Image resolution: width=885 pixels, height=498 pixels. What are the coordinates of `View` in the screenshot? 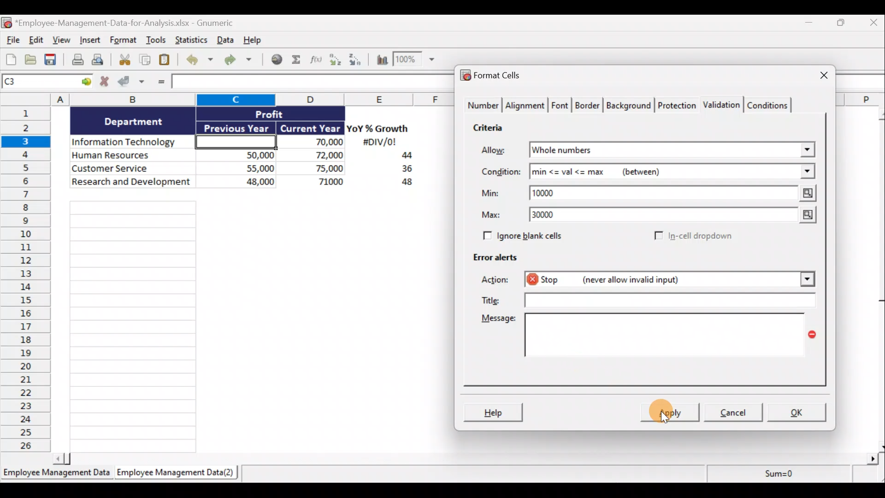 It's located at (63, 41).